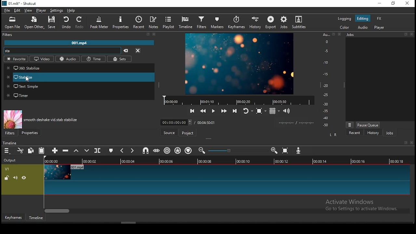  I want to click on 01.mlt - Shortcut, so click(19, 3).